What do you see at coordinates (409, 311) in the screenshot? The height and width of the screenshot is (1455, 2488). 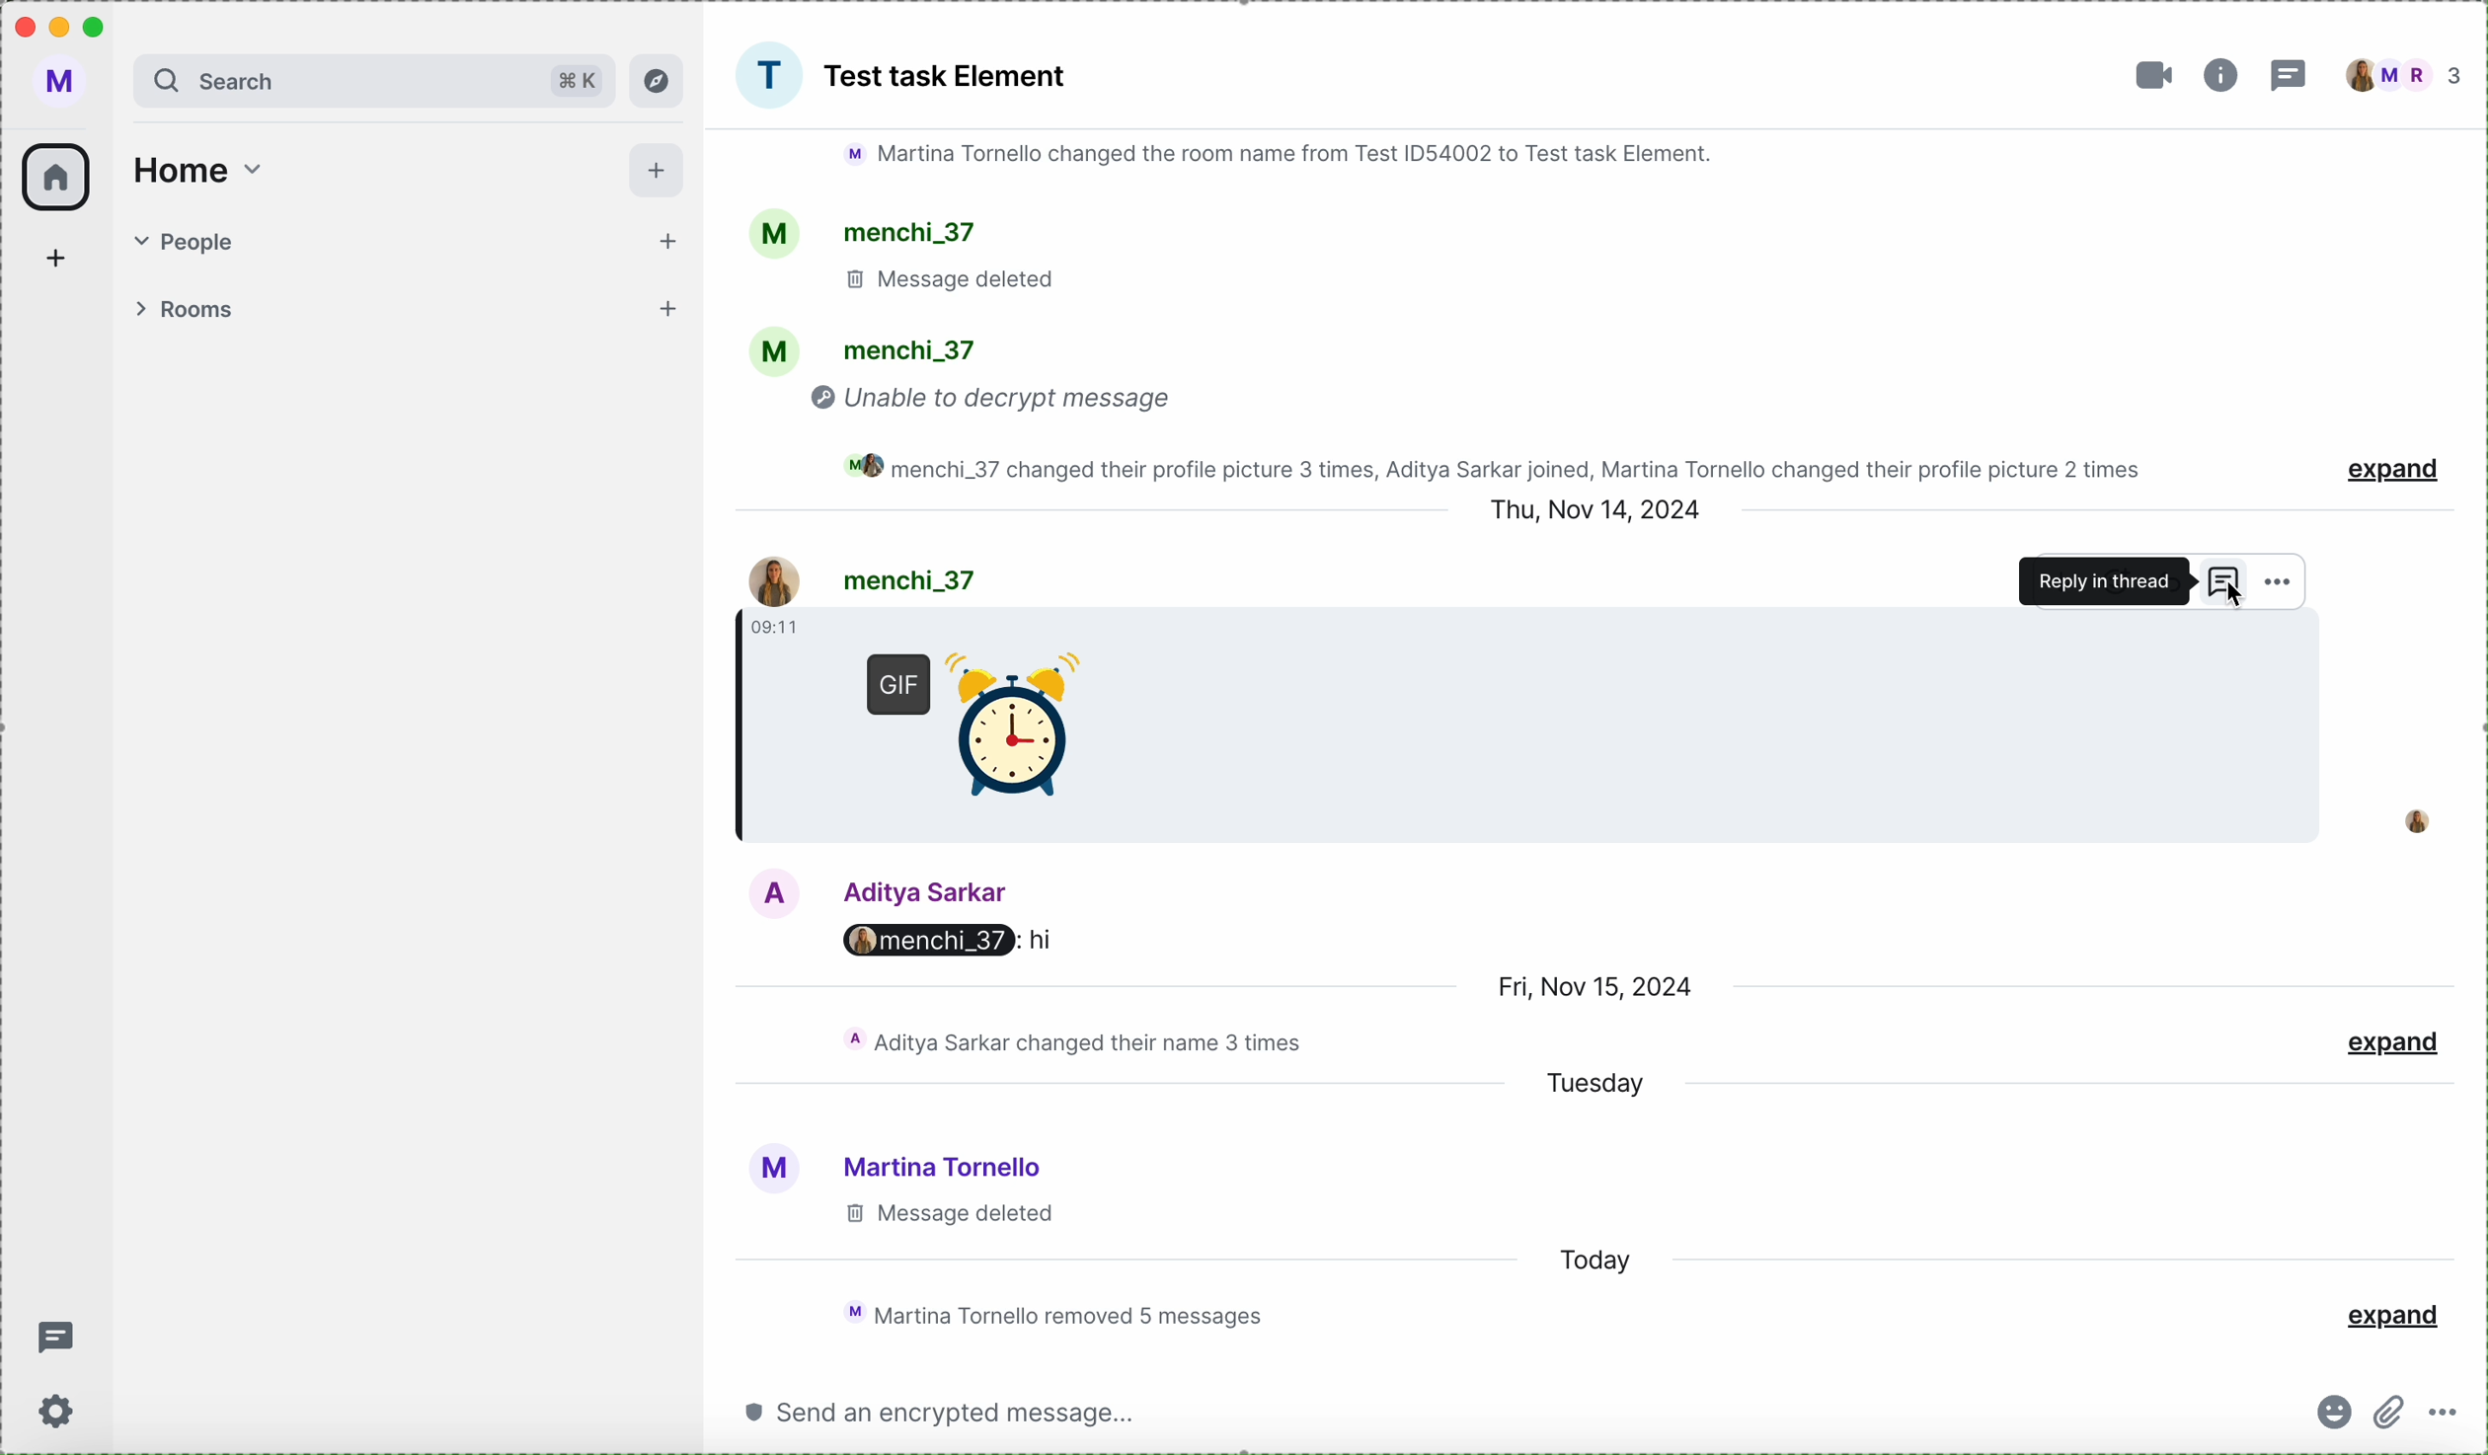 I see `rooms` at bounding box center [409, 311].